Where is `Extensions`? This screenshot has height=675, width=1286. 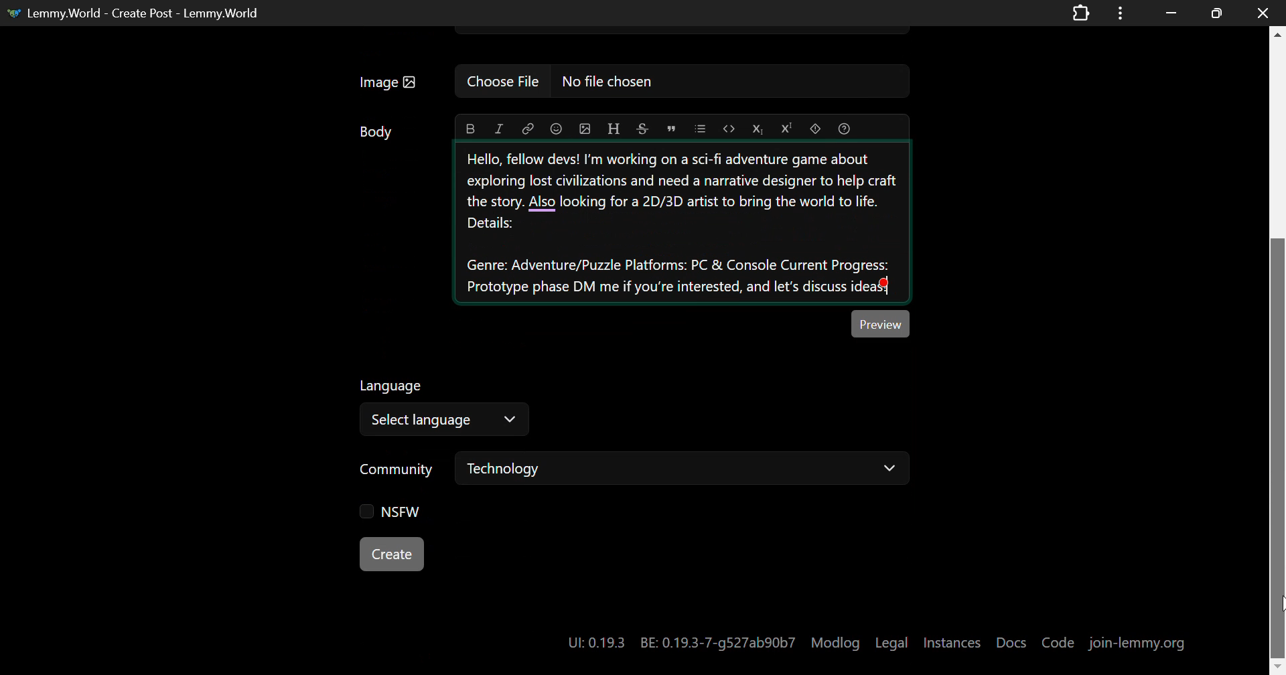 Extensions is located at coordinates (1080, 12).